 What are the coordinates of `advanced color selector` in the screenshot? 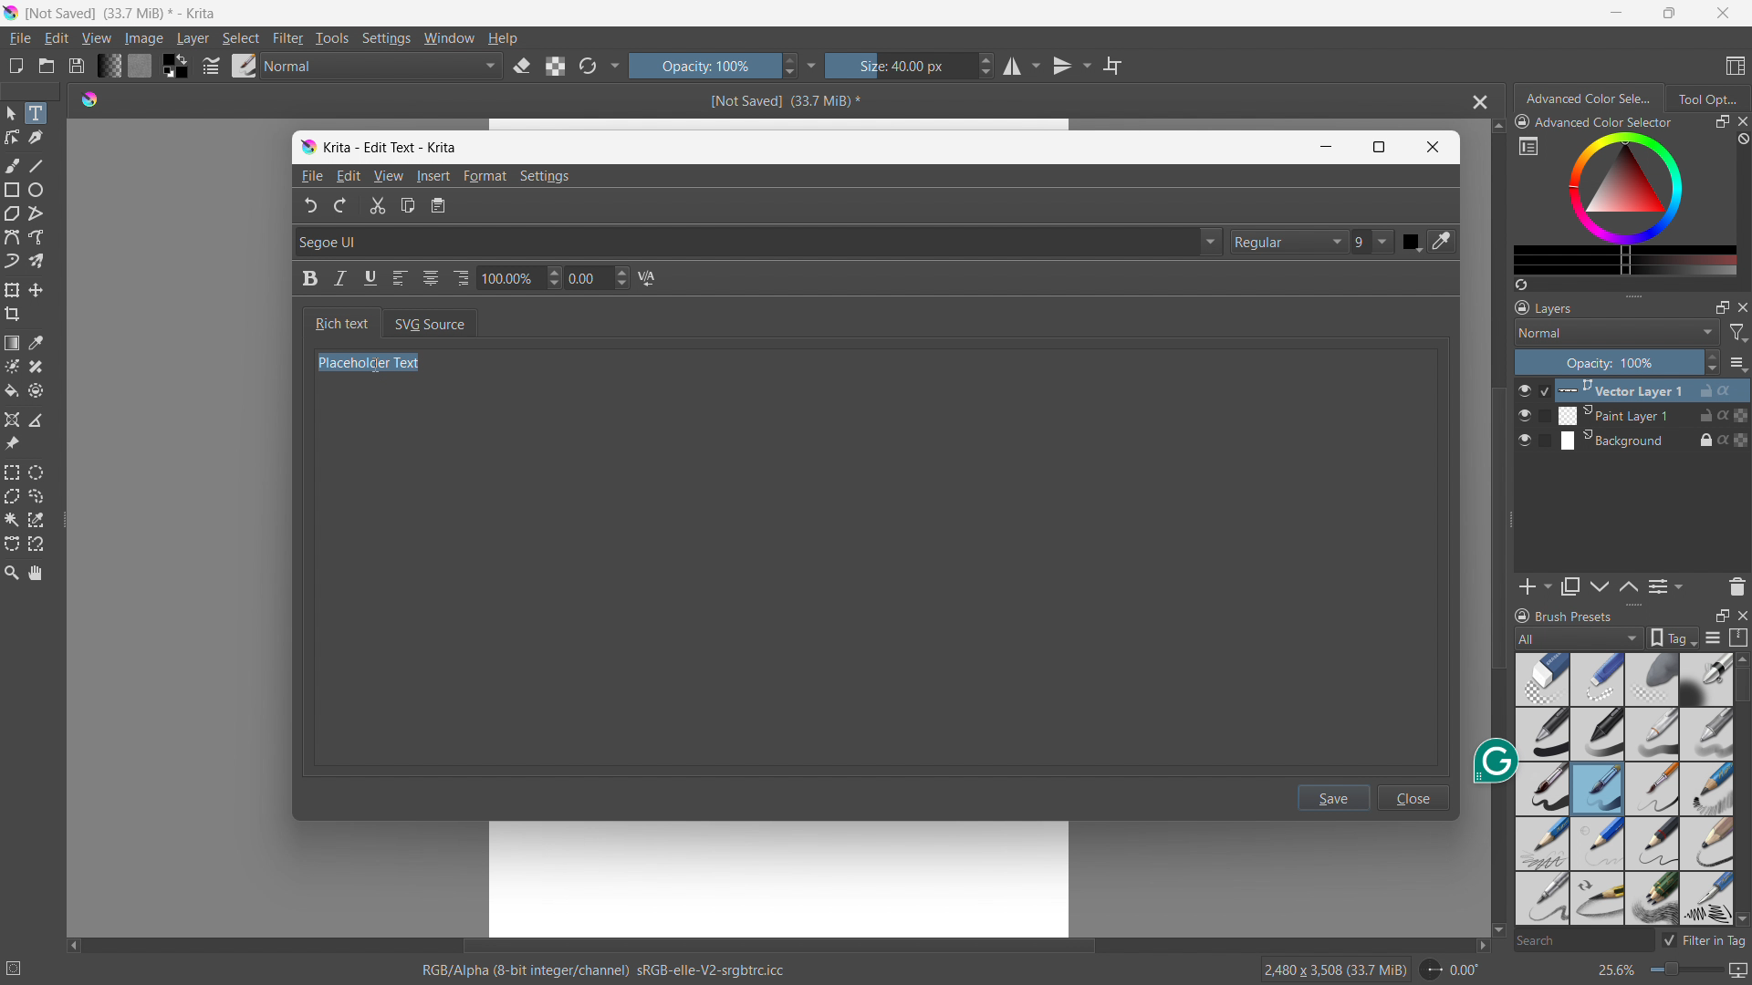 It's located at (1594, 121).